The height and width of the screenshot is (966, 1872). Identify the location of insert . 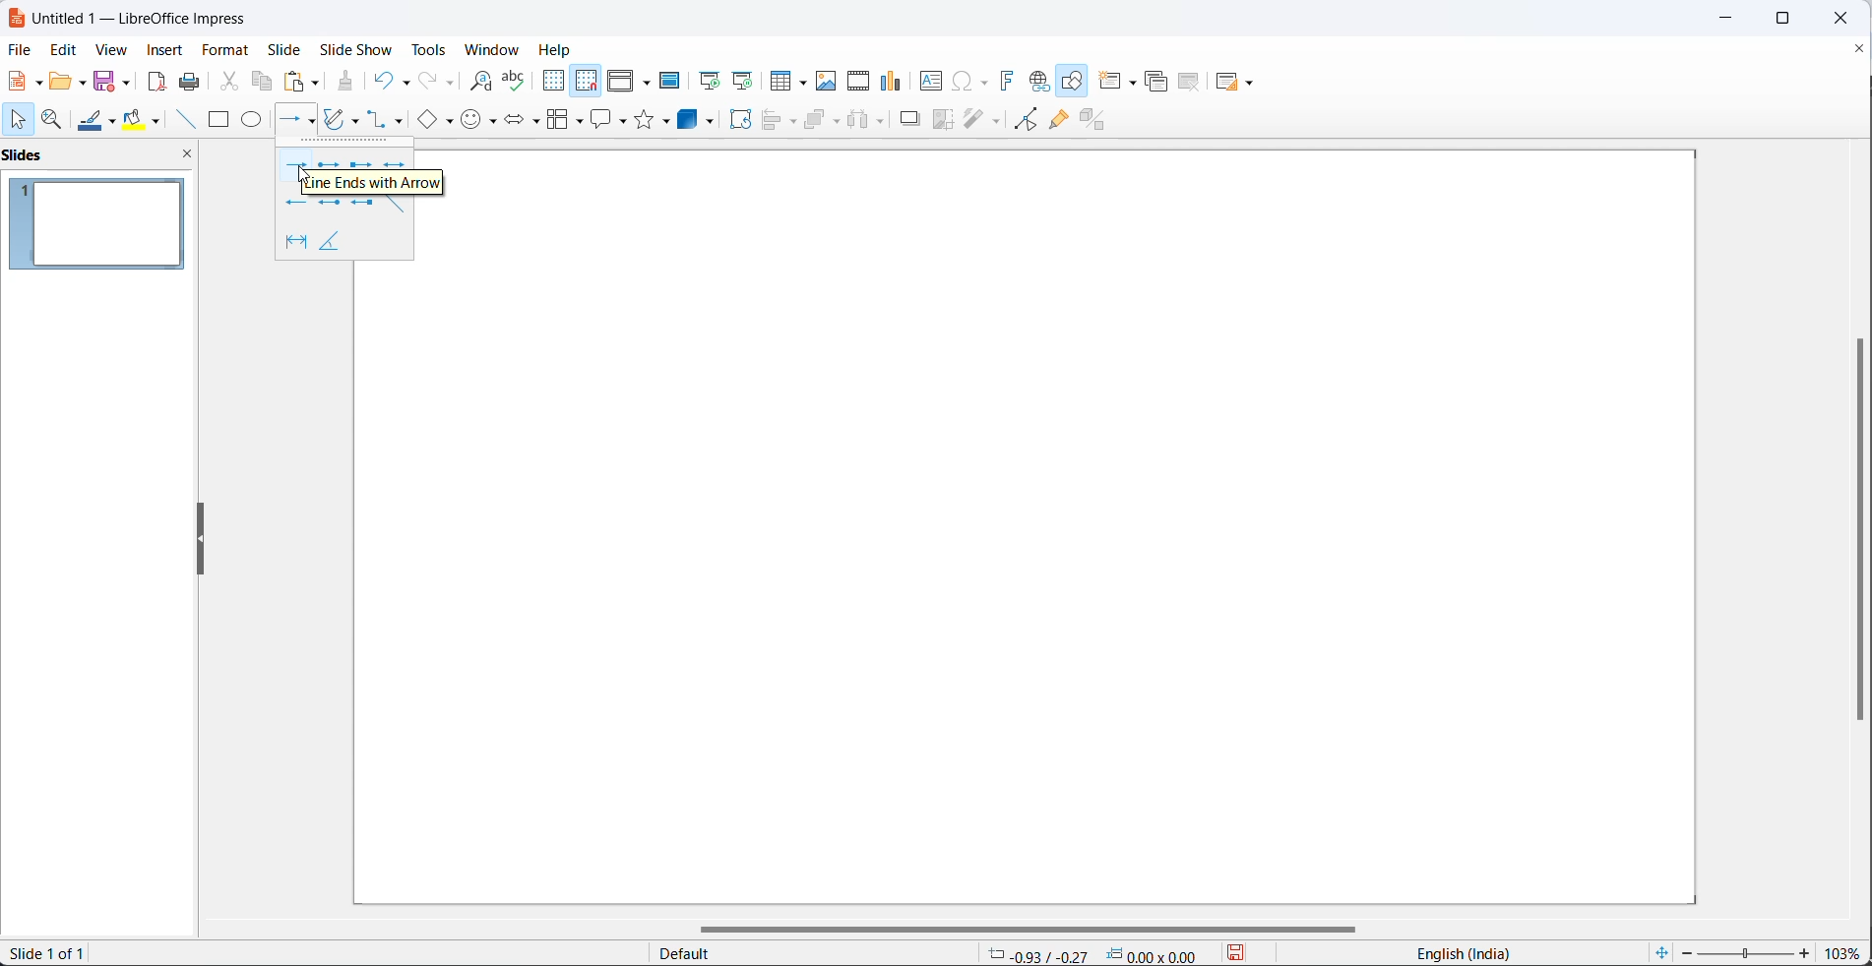
(169, 51).